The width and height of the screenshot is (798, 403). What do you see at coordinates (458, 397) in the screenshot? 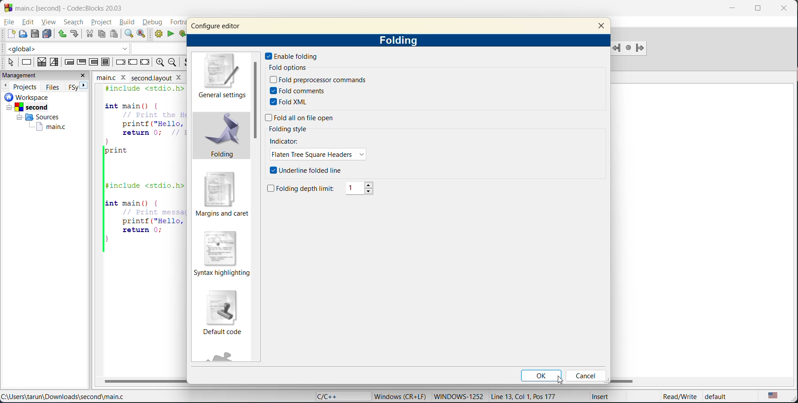
I see `windows-1252` at bounding box center [458, 397].